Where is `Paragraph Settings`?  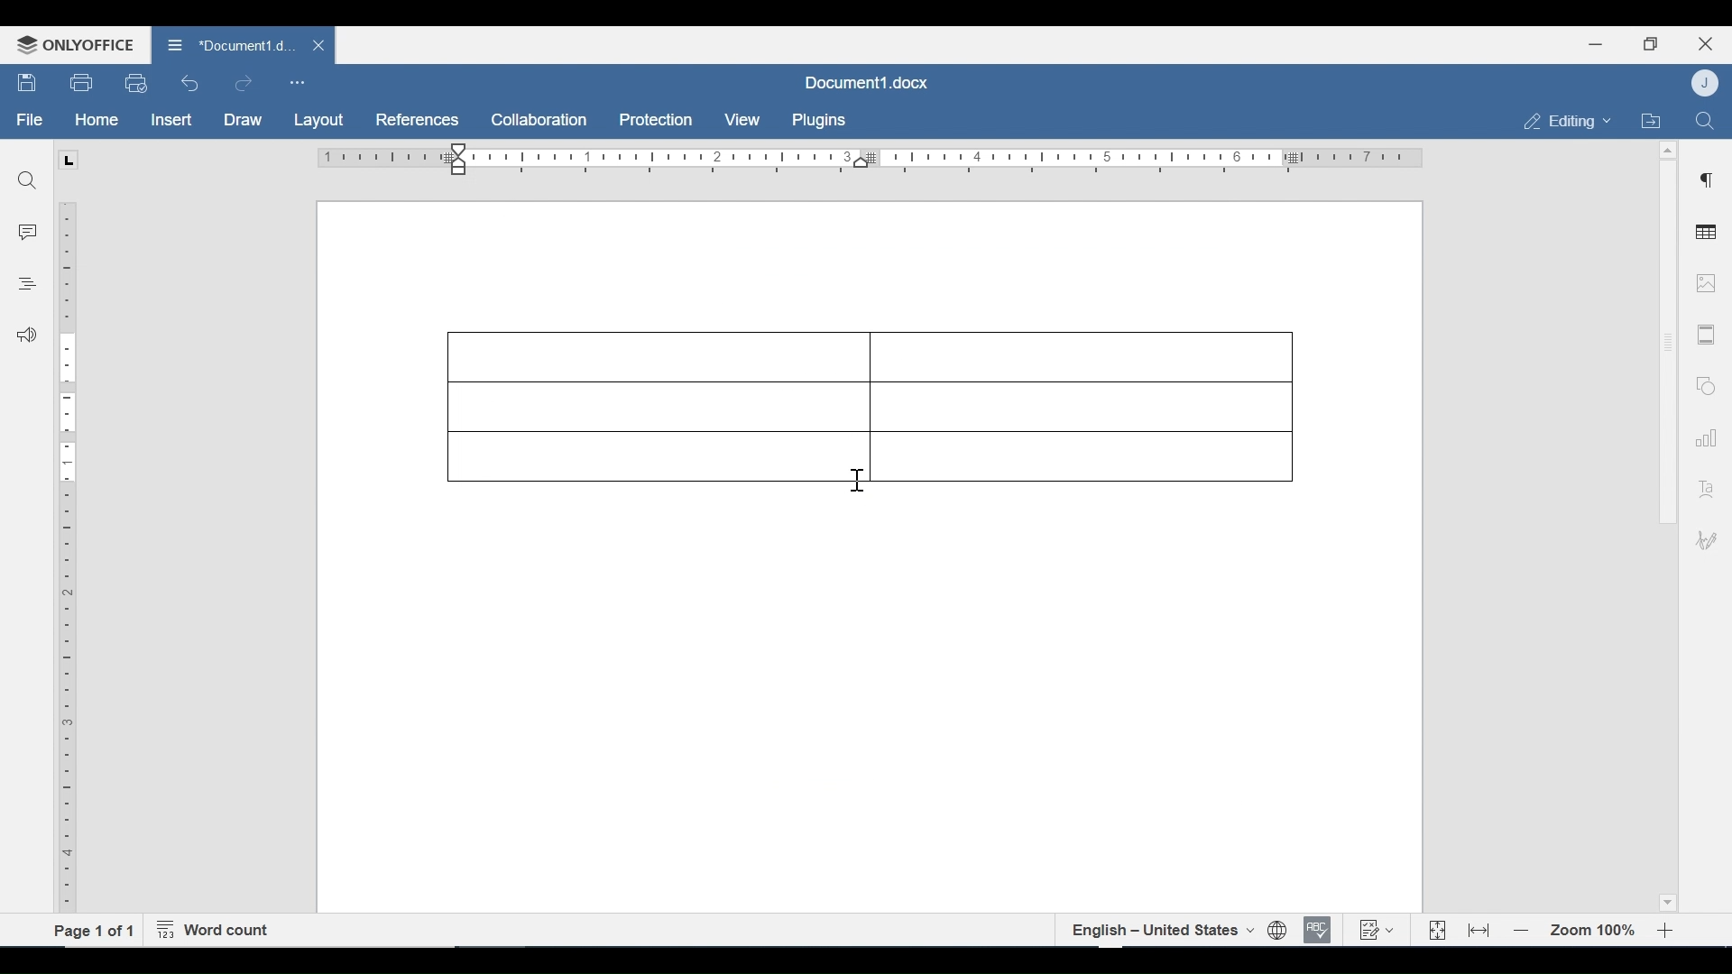
Paragraph Settings is located at coordinates (1707, 178).